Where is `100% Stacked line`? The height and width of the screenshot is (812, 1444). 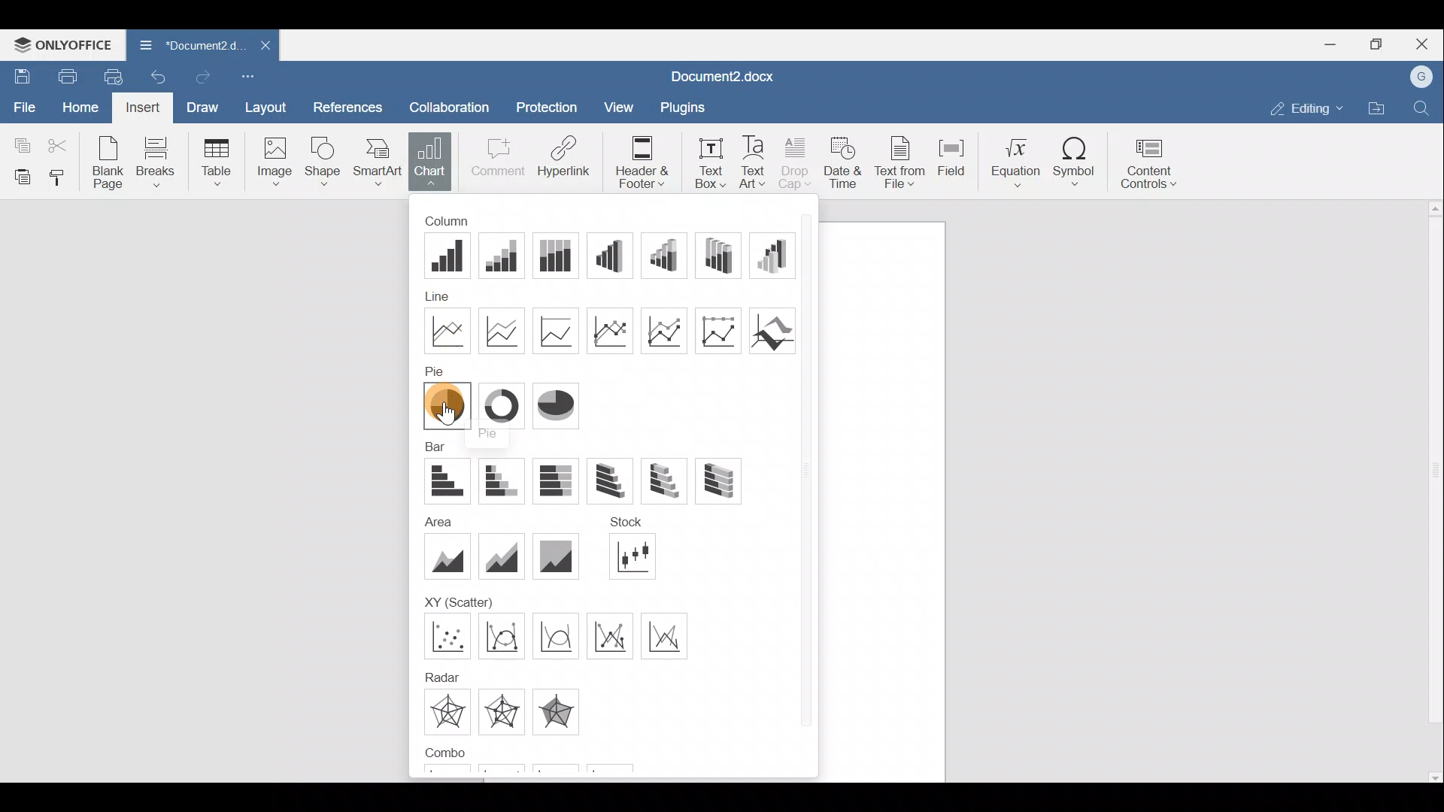
100% Stacked line is located at coordinates (563, 331).